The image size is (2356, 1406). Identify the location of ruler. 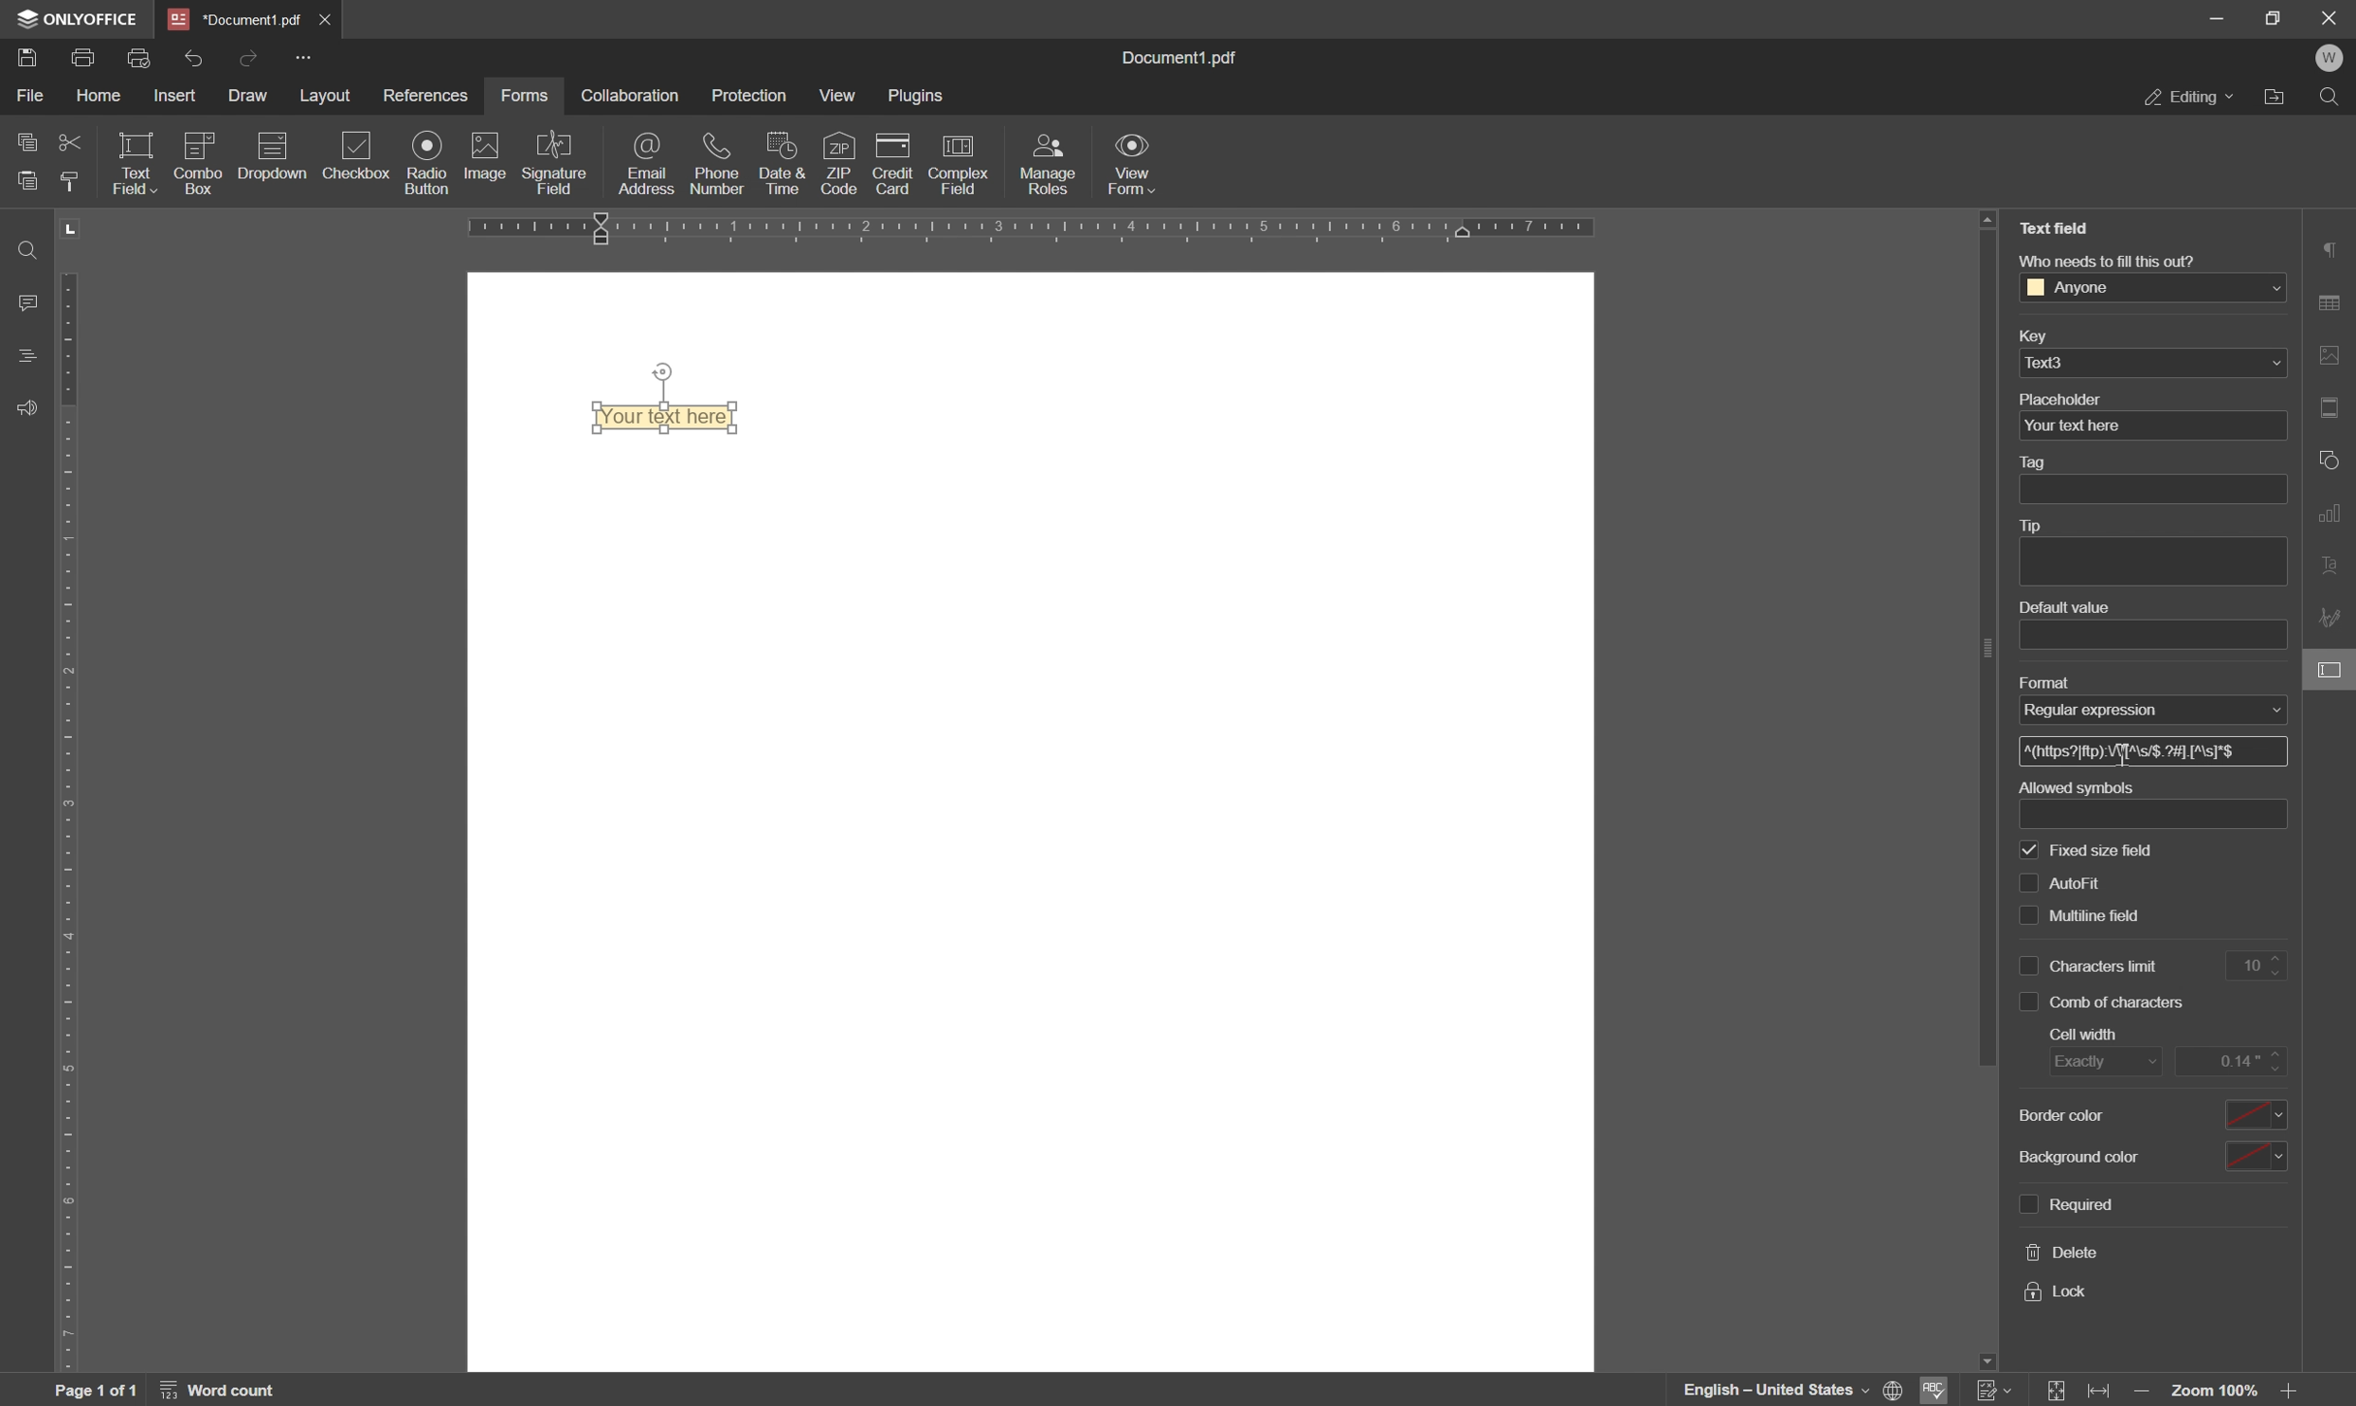
(1103, 231).